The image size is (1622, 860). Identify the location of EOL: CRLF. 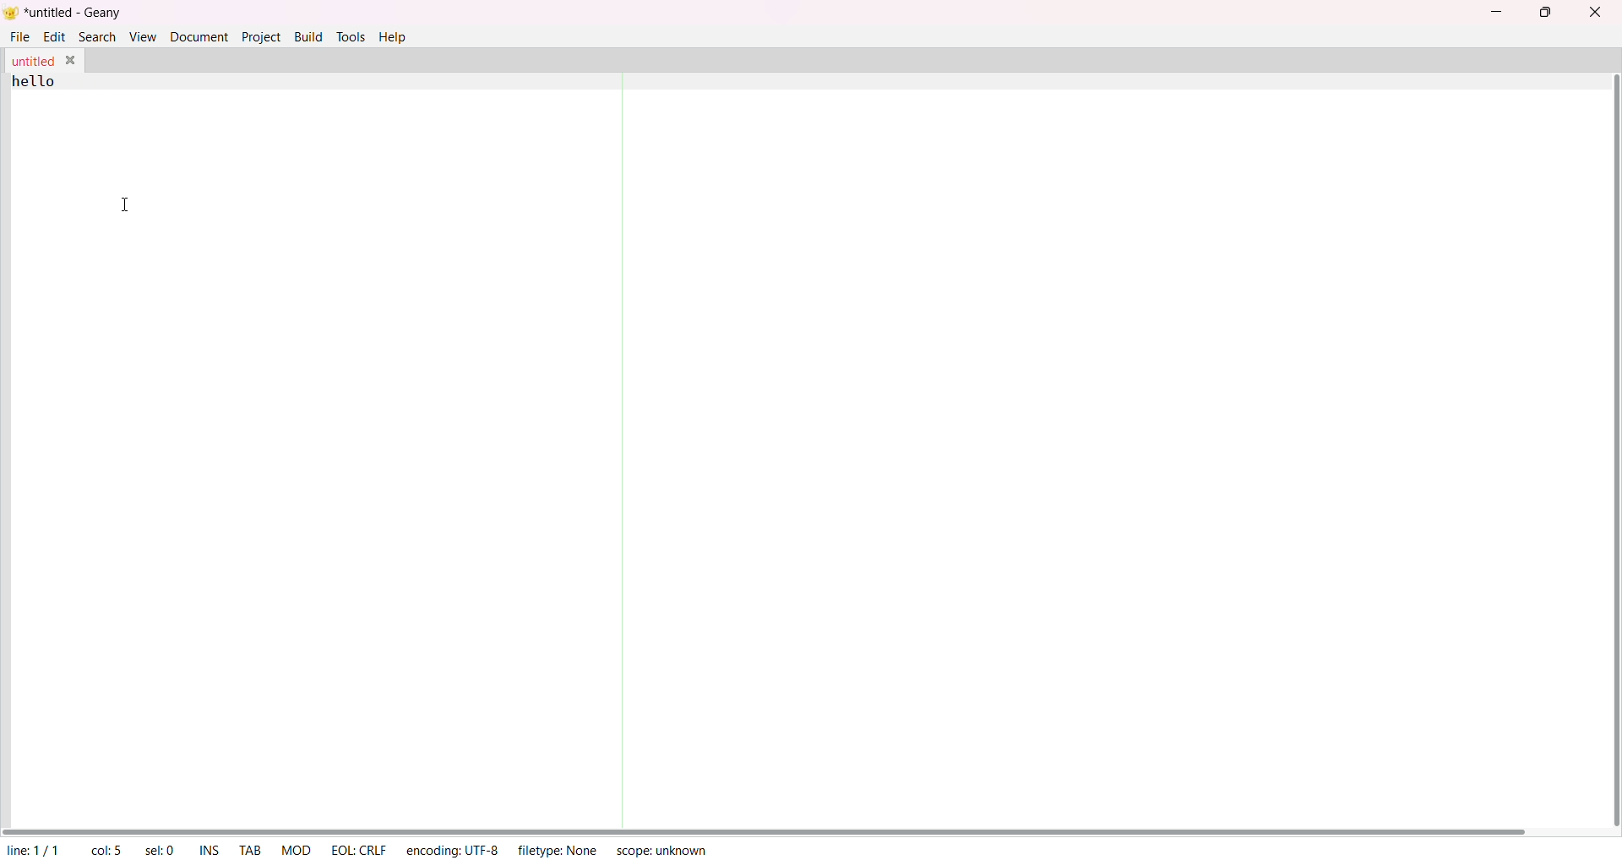
(358, 850).